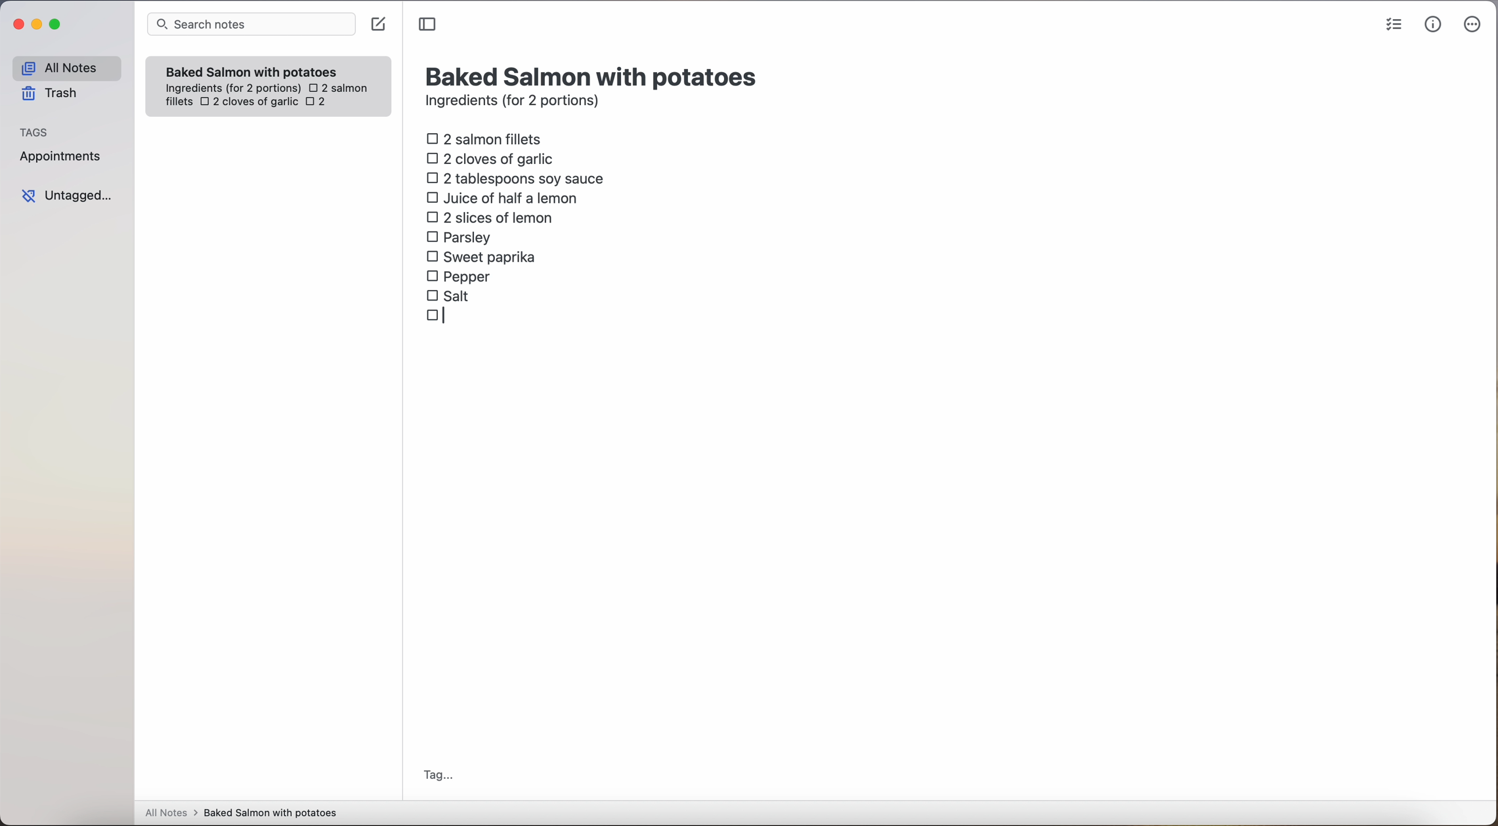 The width and height of the screenshot is (1498, 826). Describe the element at coordinates (437, 777) in the screenshot. I see `tag` at that location.